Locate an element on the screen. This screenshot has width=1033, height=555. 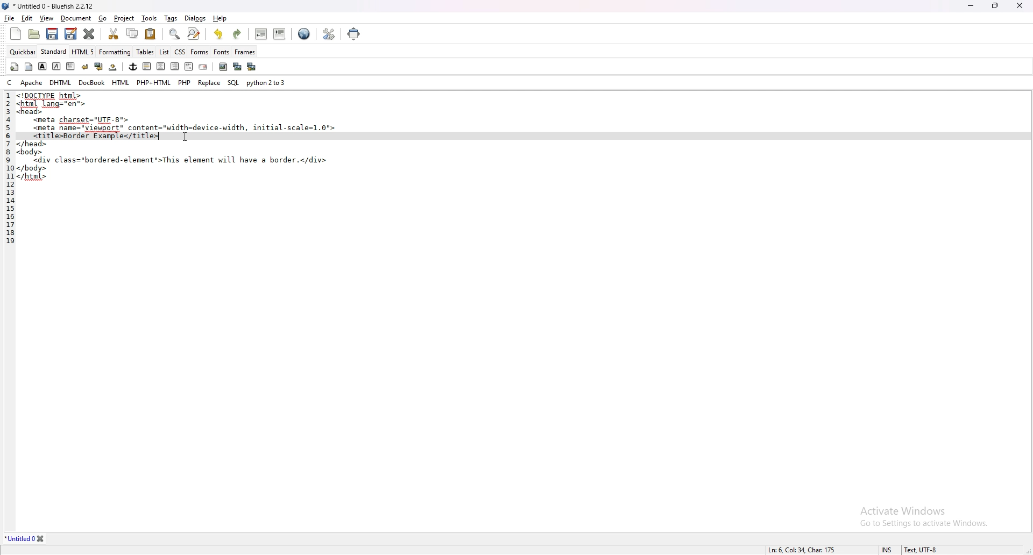
replace is located at coordinates (209, 83).